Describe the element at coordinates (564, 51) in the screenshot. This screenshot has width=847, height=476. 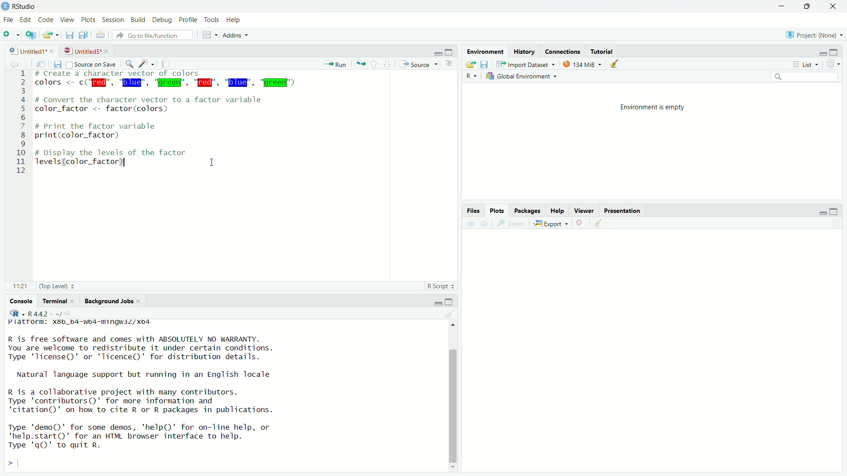
I see `Connections` at that location.